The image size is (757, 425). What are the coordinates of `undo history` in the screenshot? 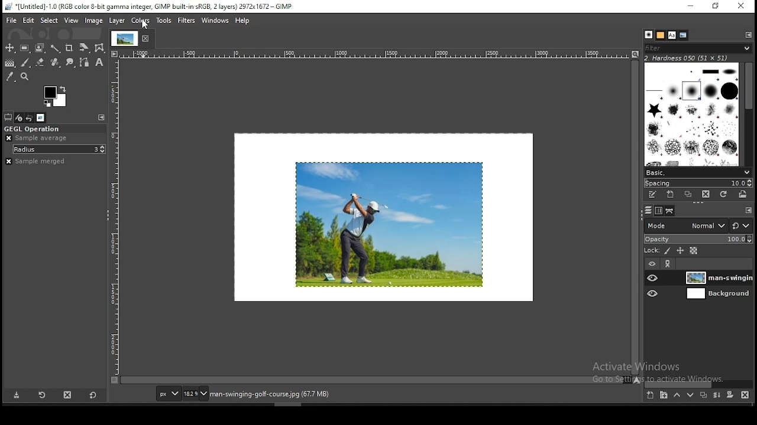 It's located at (31, 118).